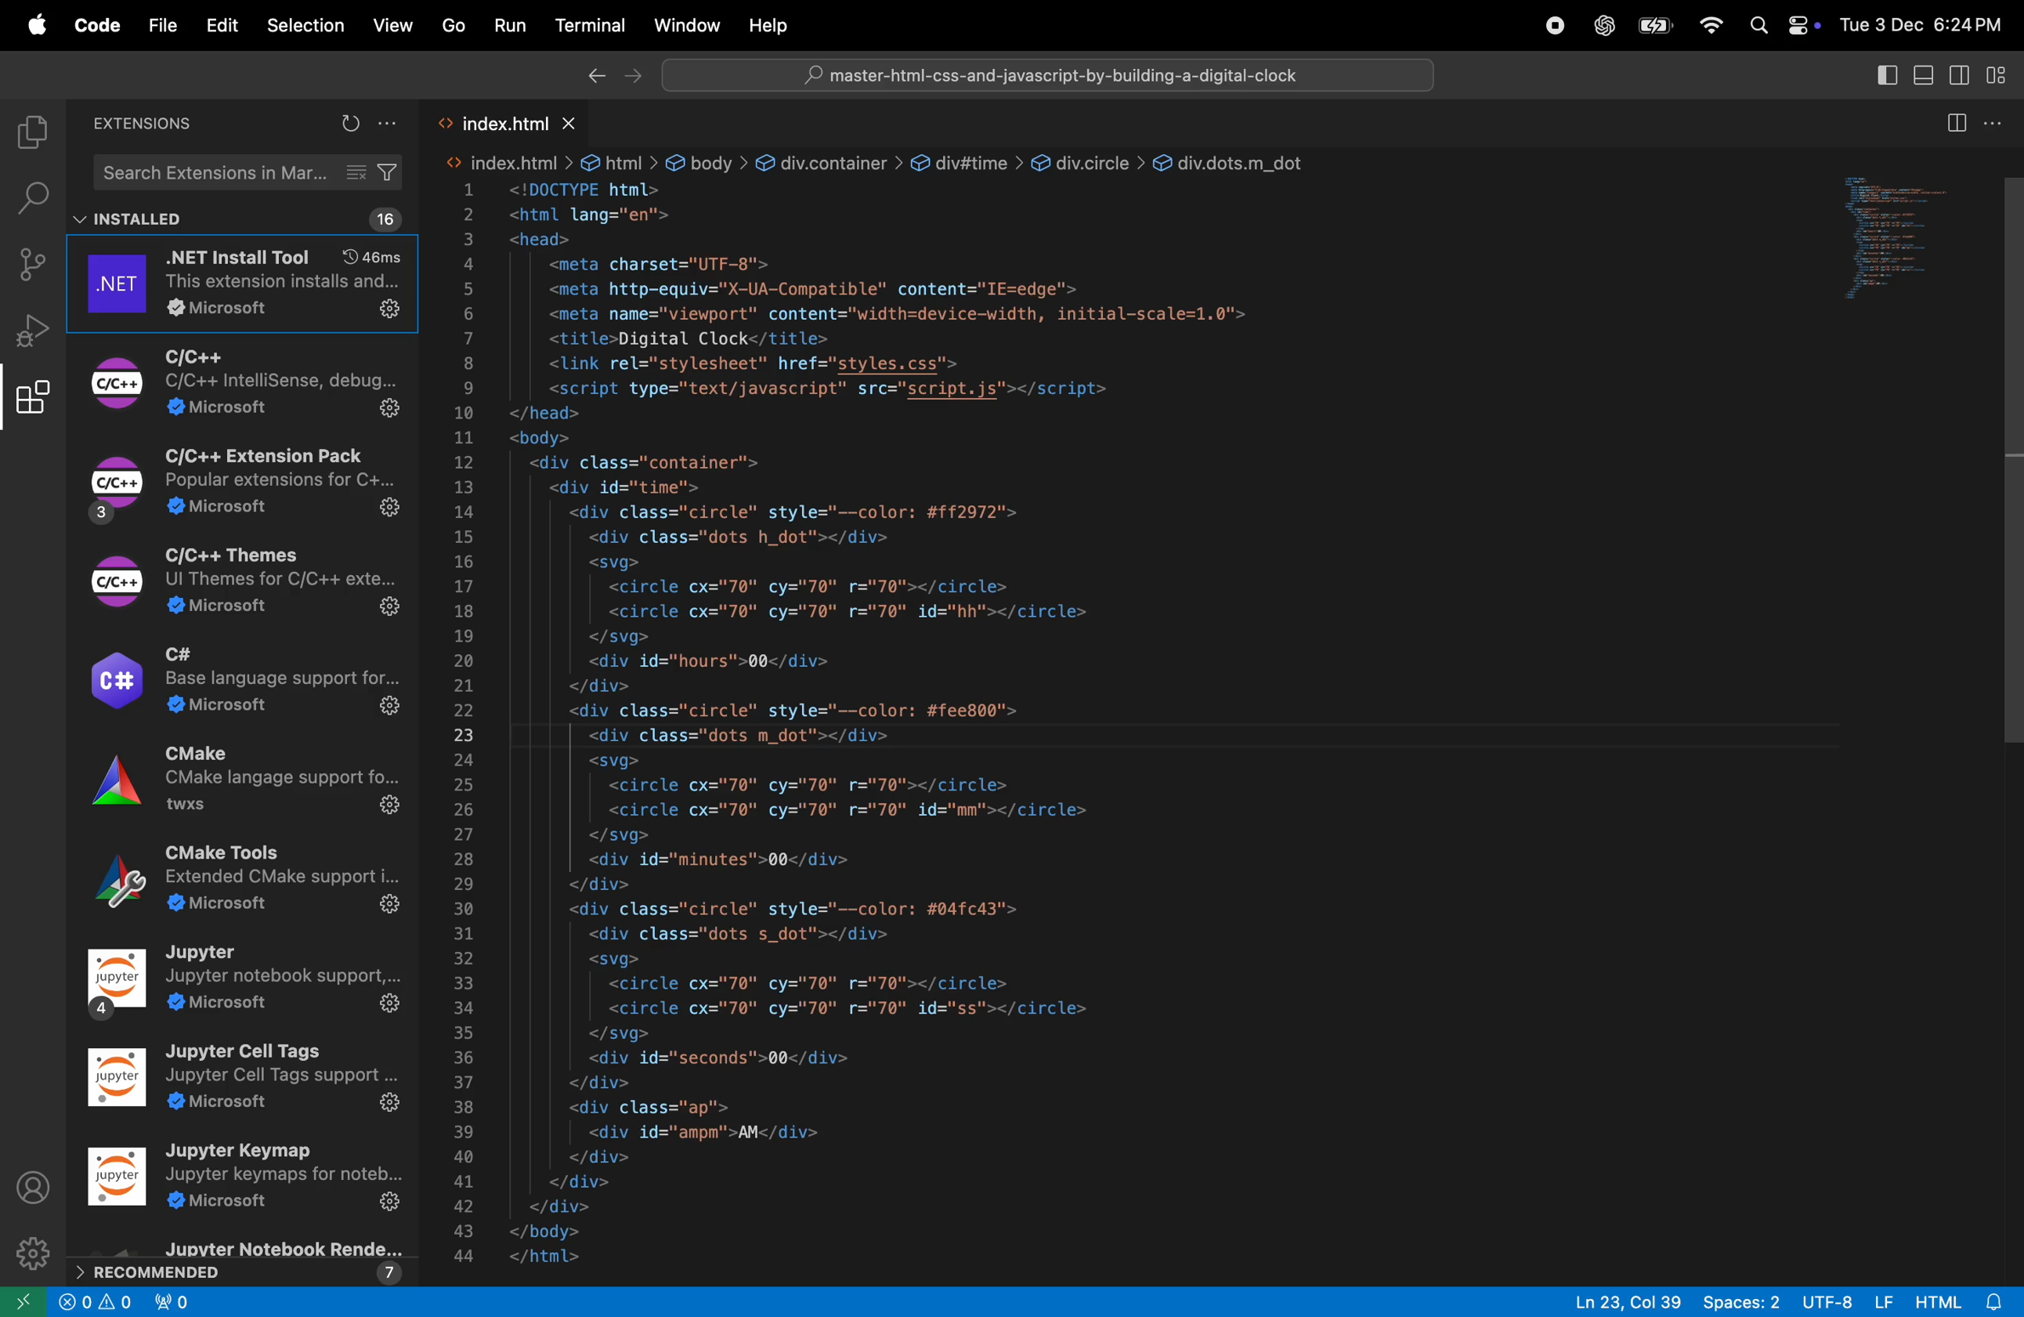 The image size is (2024, 1317). Describe the element at coordinates (242, 1272) in the screenshot. I see `reccomended` at that location.